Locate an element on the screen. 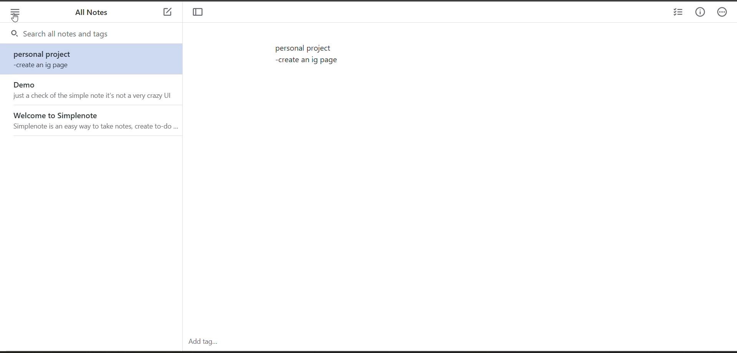 This screenshot has width=737, height=353. note 2 is located at coordinates (94, 90).